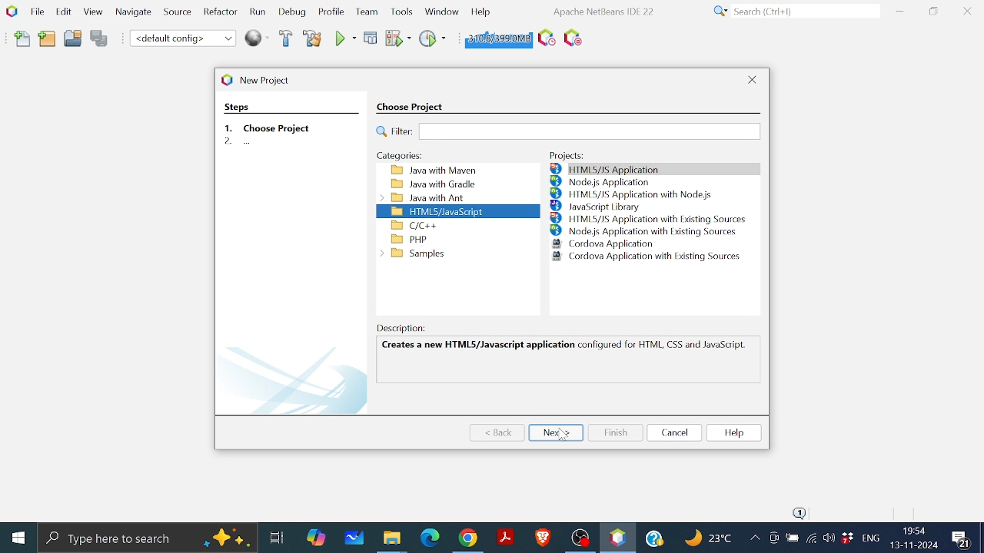 Image resolution: width=984 pixels, height=553 pixels. Describe the element at coordinates (602, 11) in the screenshot. I see `software information` at that location.